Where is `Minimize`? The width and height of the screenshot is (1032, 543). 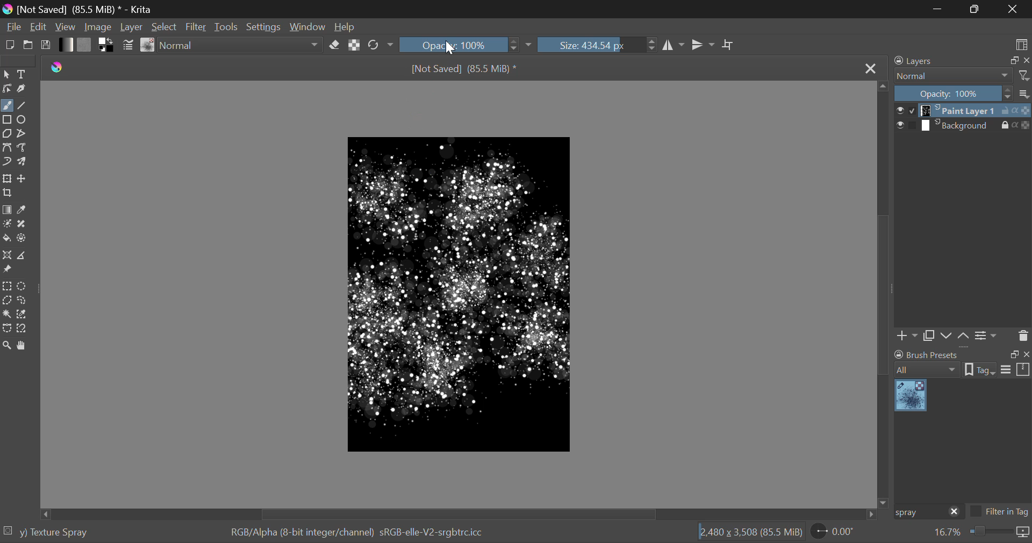
Minimize is located at coordinates (977, 8).